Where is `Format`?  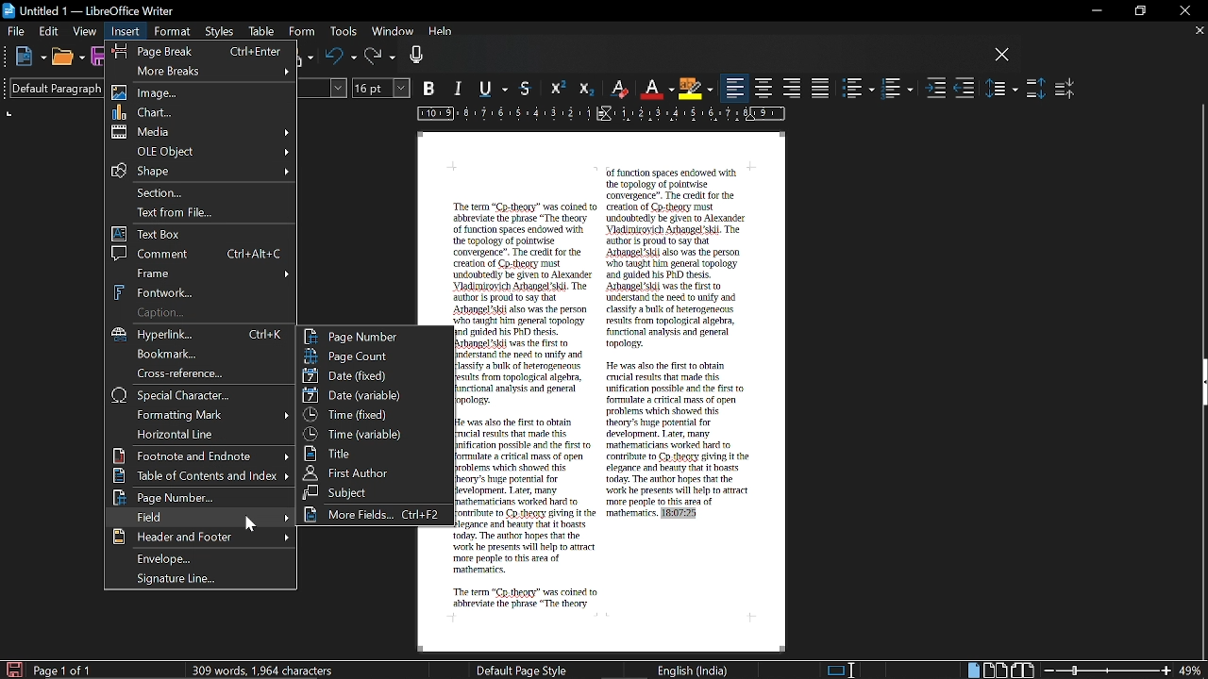
Format is located at coordinates (172, 32).